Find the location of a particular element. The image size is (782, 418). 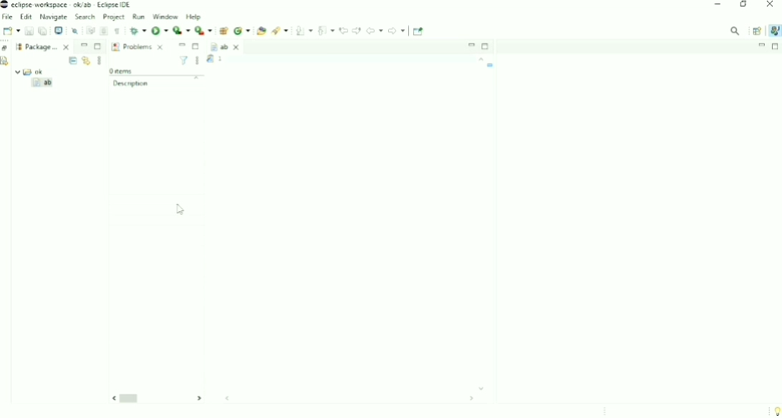

ab is located at coordinates (231, 47).